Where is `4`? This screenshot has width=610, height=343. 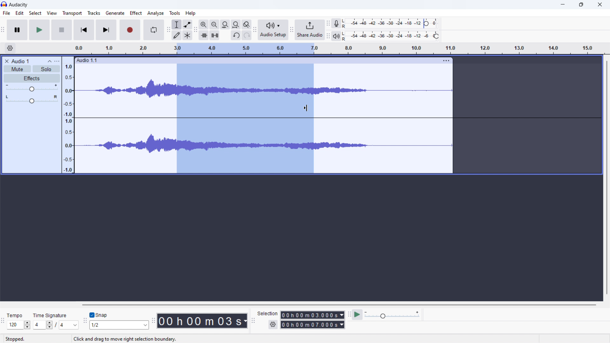
4 is located at coordinates (42, 325).